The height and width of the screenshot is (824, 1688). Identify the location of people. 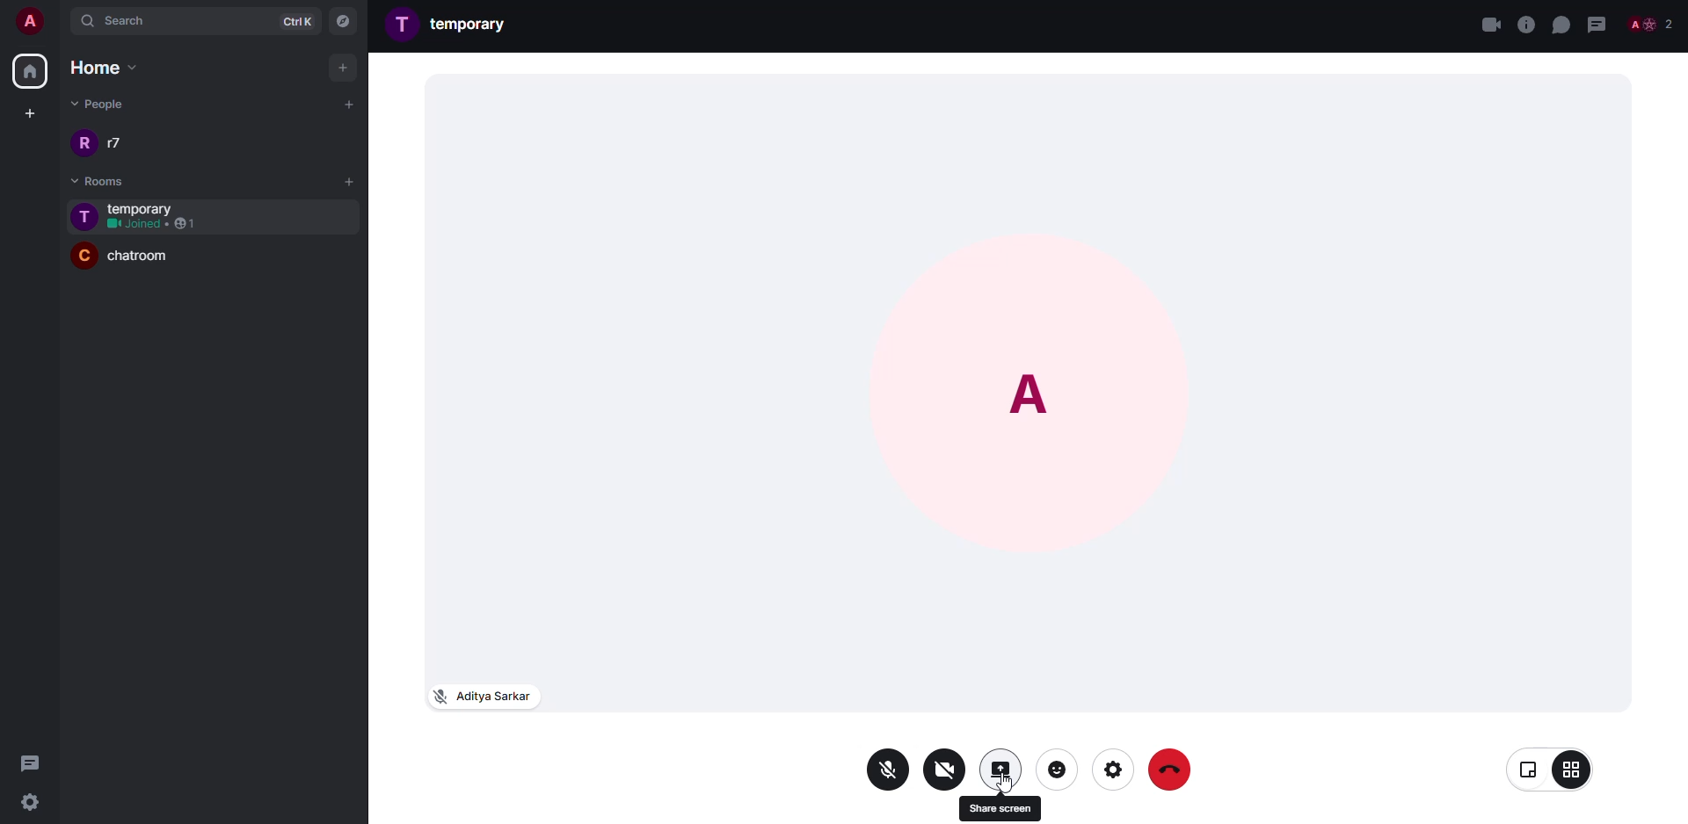
(120, 143).